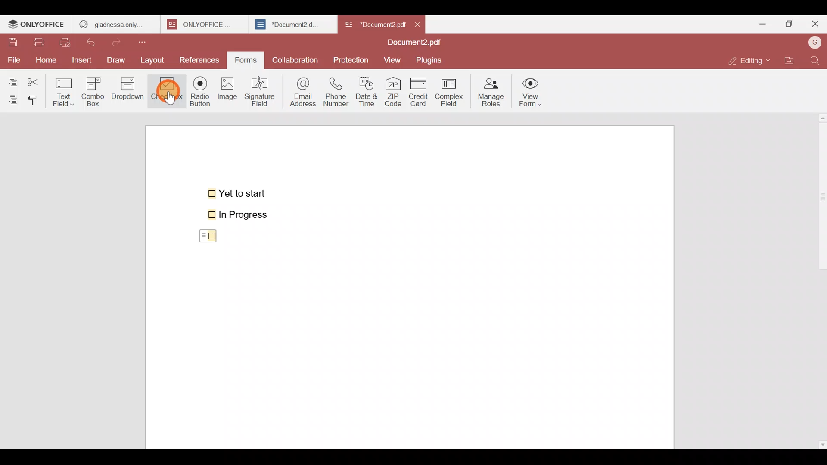 This screenshot has height=465, width=827. What do you see at coordinates (789, 59) in the screenshot?
I see `Open file location` at bounding box center [789, 59].